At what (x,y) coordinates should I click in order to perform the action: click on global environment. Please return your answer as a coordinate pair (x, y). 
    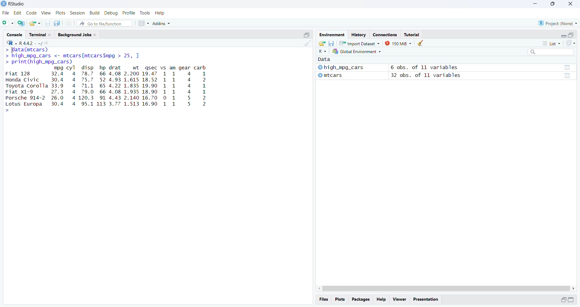
    Looking at the image, I should click on (356, 52).